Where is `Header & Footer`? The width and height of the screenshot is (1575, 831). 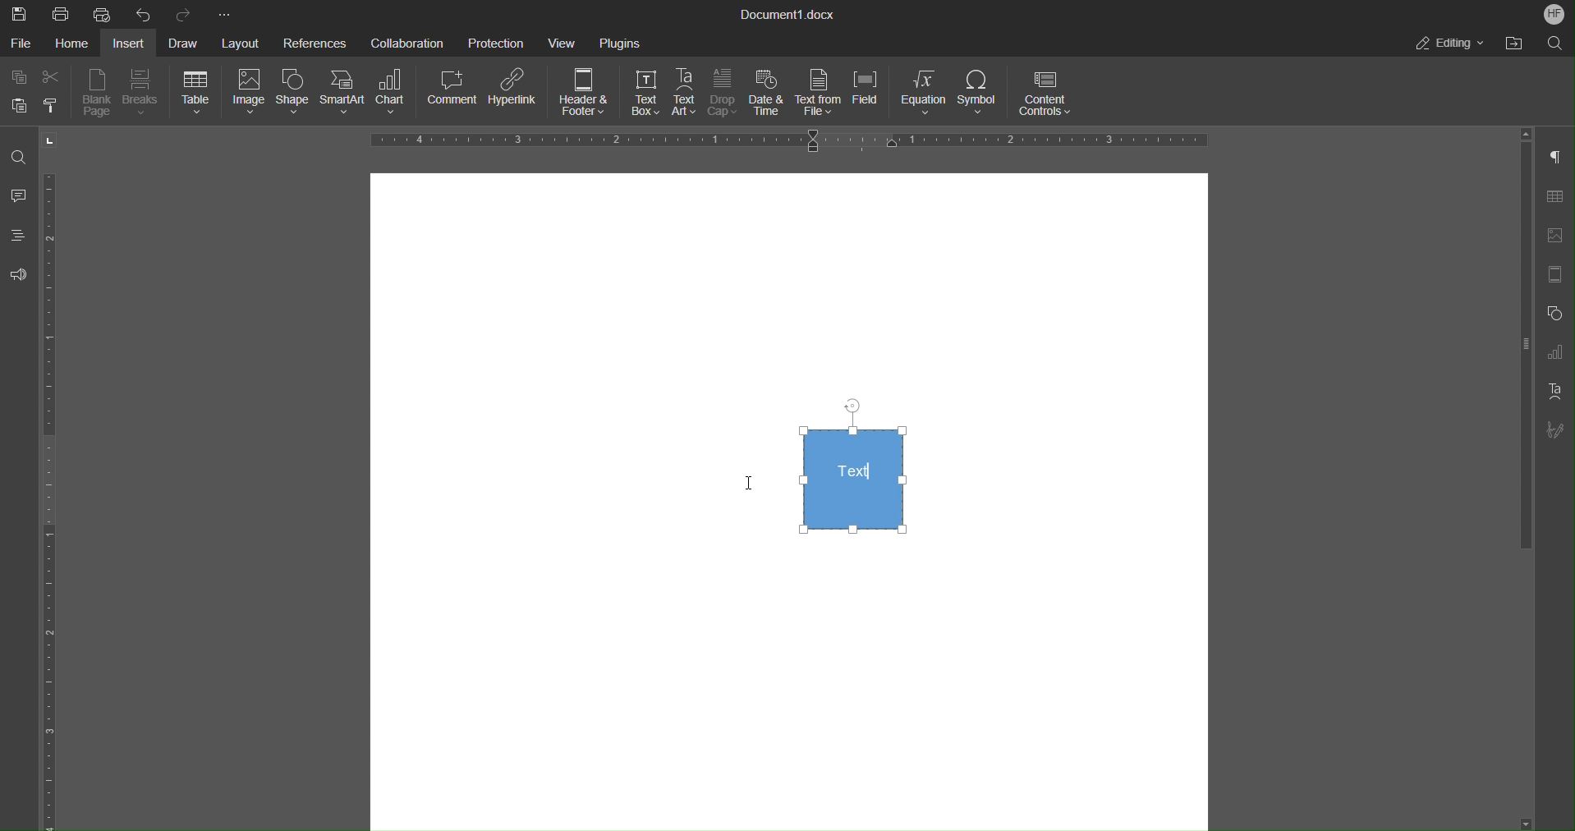 Header & Footer is located at coordinates (585, 94).